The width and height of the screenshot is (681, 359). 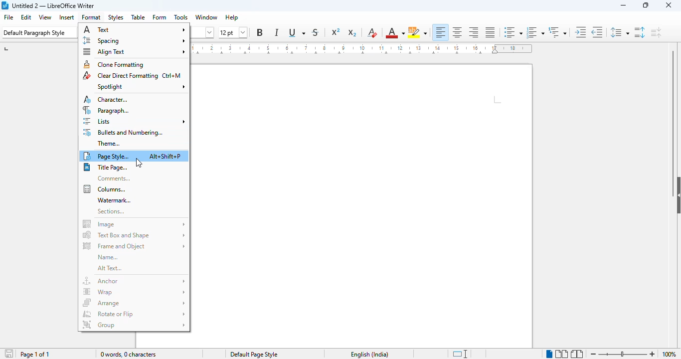 What do you see at coordinates (677, 195) in the screenshot?
I see `show` at bounding box center [677, 195].